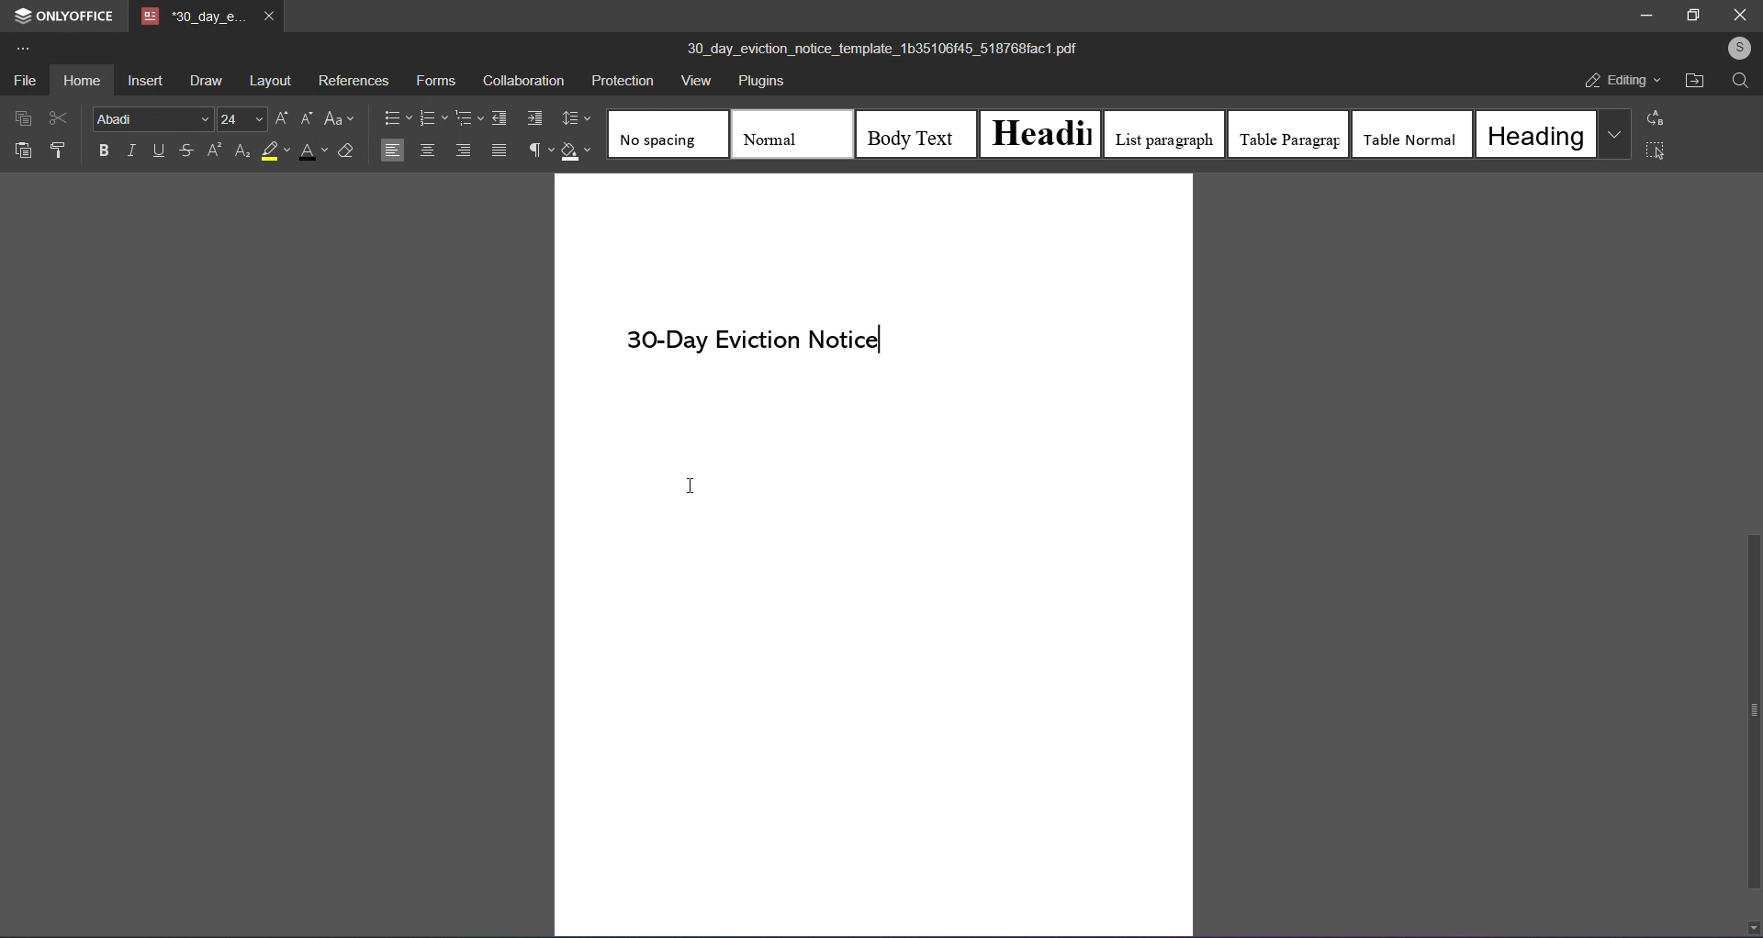  What do you see at coordinates (462, 151) in the screenshot?
I see `right aligned` at bounding box center [462, 151].